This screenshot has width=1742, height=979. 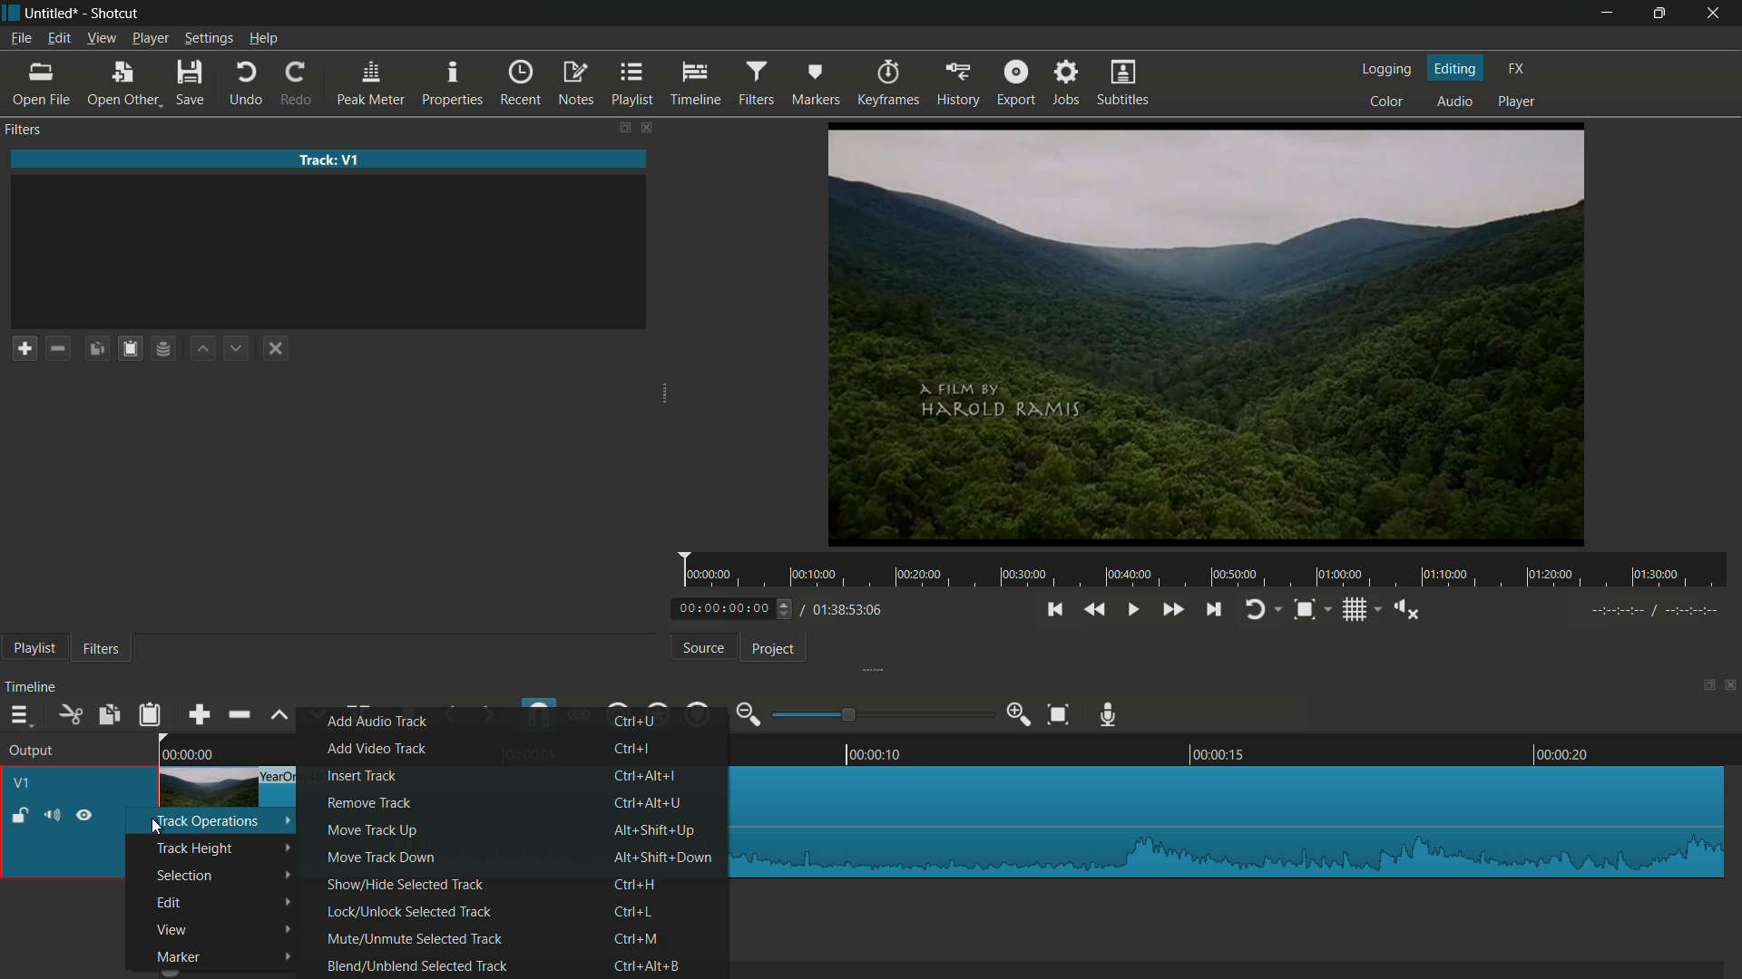 What do you see at coordinates (378, 721) in the screenshot?
I see `add audio track` at bounding box center [378, 721].